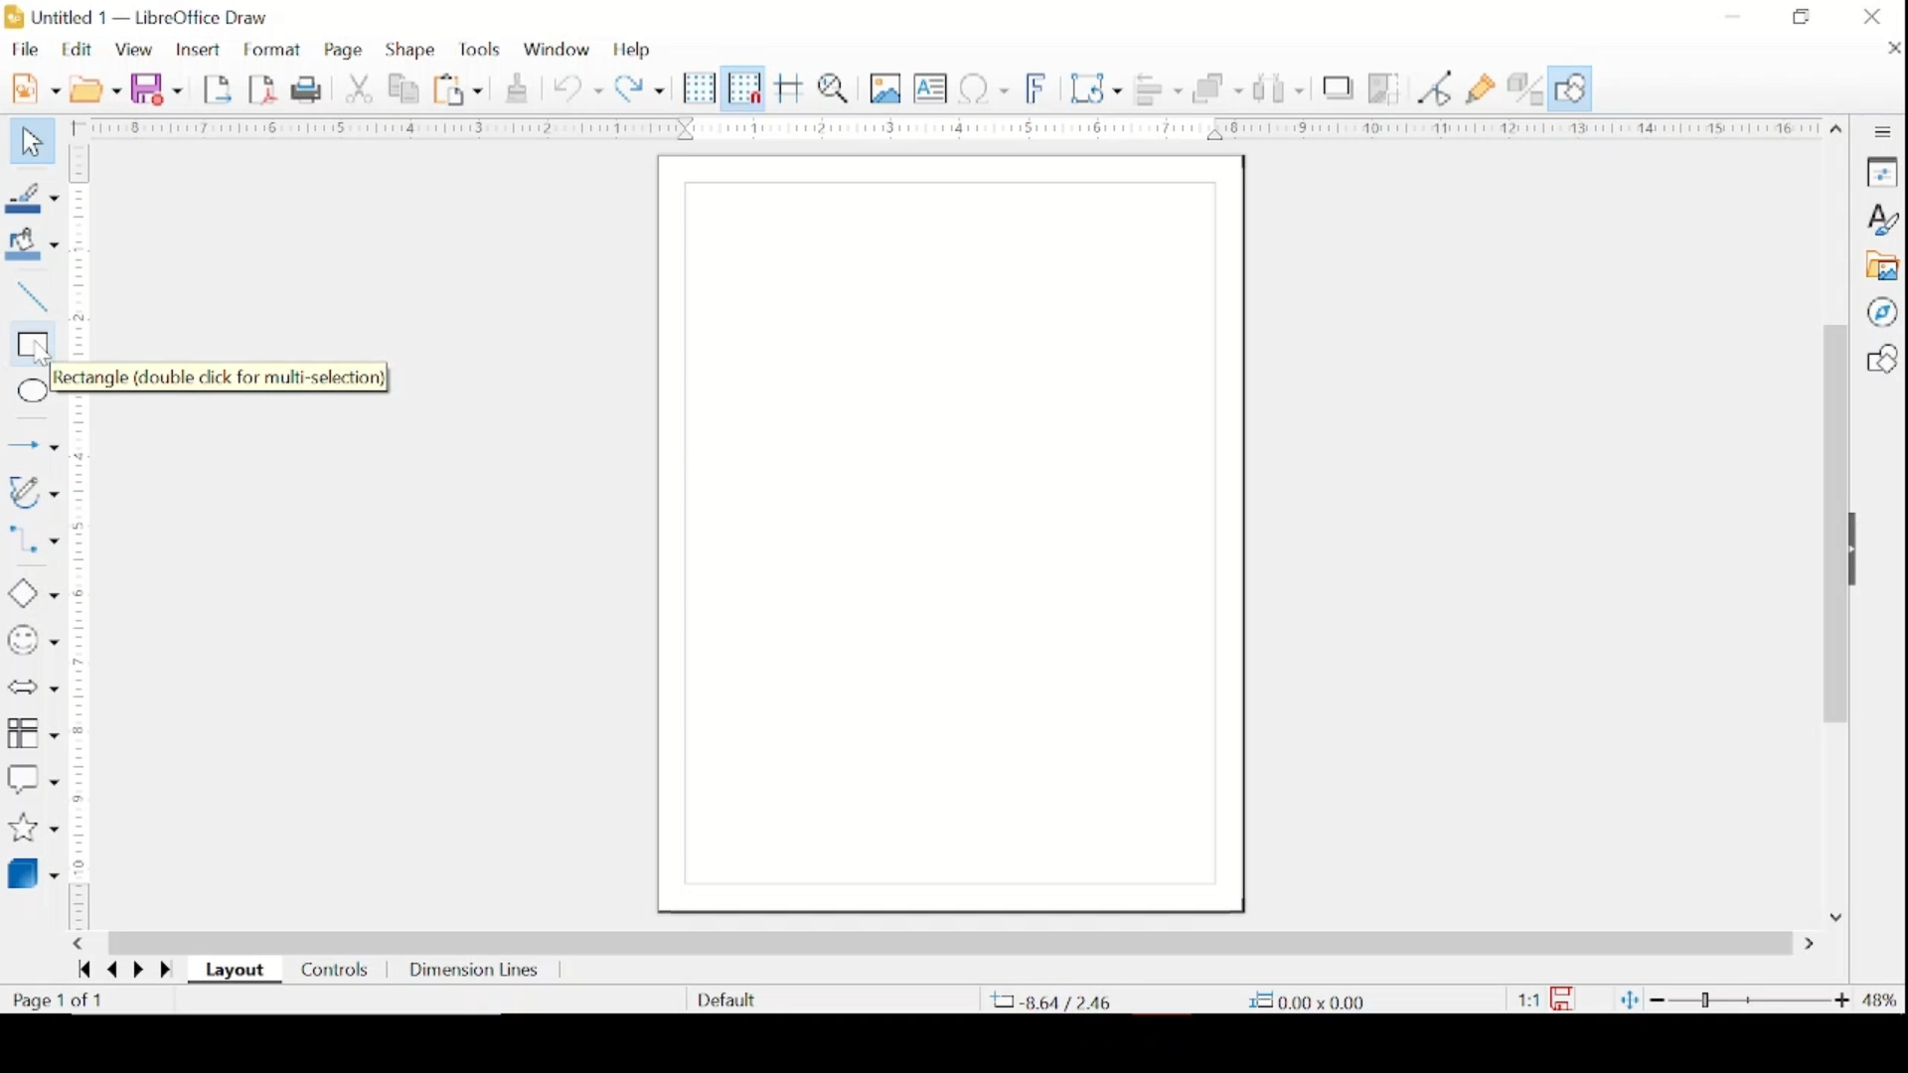 This screenshot has width=1908, height=1073. Describe the element at coordinates (274, 51) in the screenshot. I see `format` at that location.